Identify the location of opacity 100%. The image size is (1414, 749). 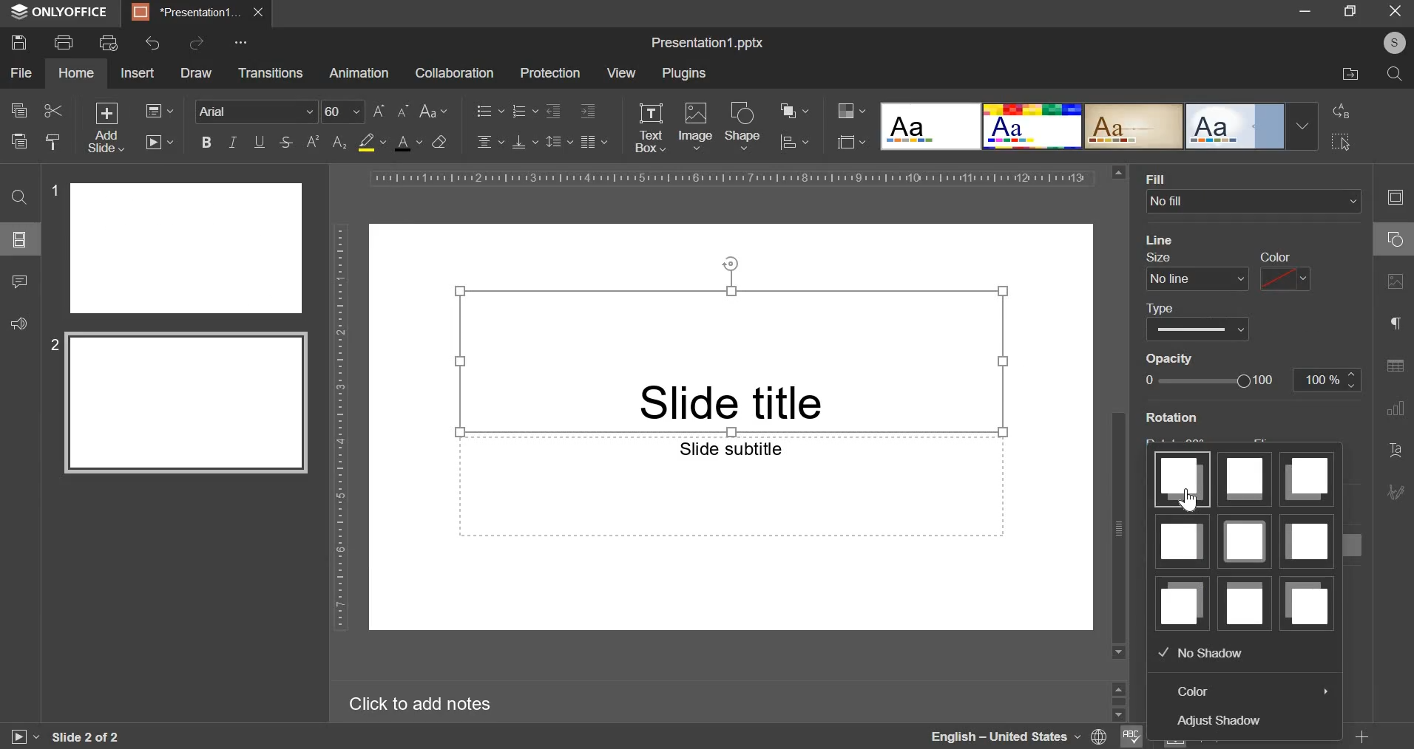
(1329, 379).